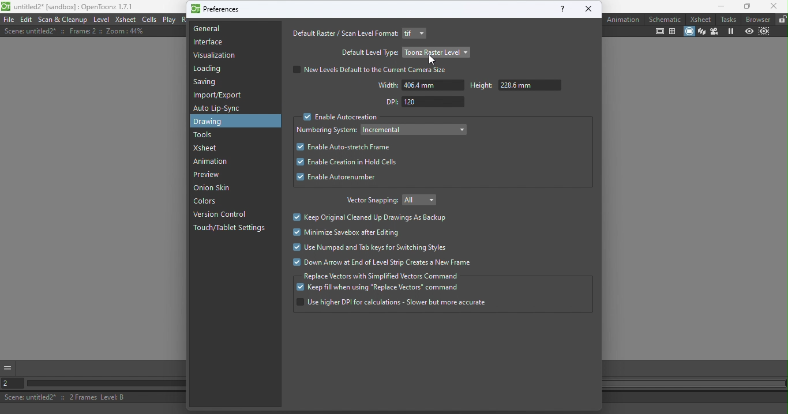  What do you see at coordinates (589, 9) in the screenshot?
I see `close` at bounding box center [589, 9].